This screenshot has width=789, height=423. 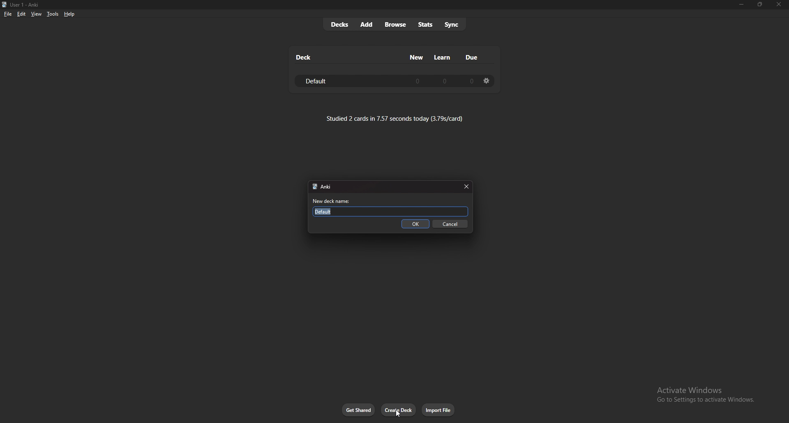 What do you see at coordinates (451, 224) in the screenshot?
I see `cancel` at bounding box center [451, 224].